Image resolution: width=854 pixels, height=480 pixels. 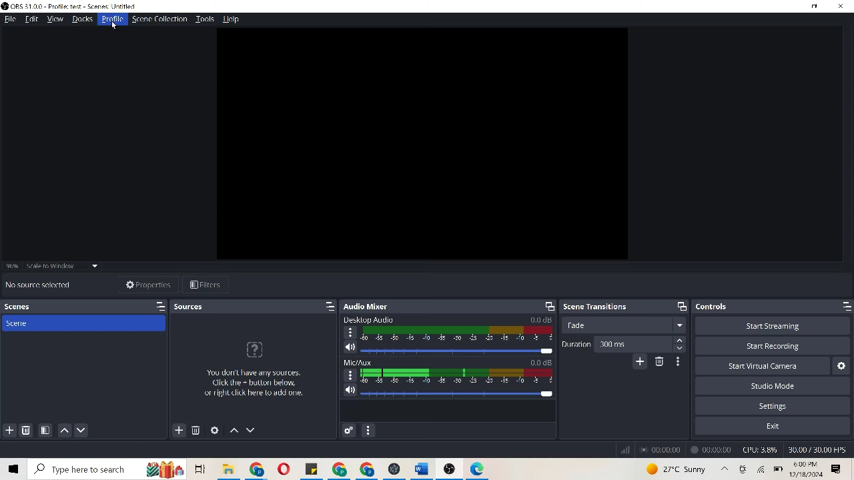 I want to click on wifi, so click(x=761, y=470).